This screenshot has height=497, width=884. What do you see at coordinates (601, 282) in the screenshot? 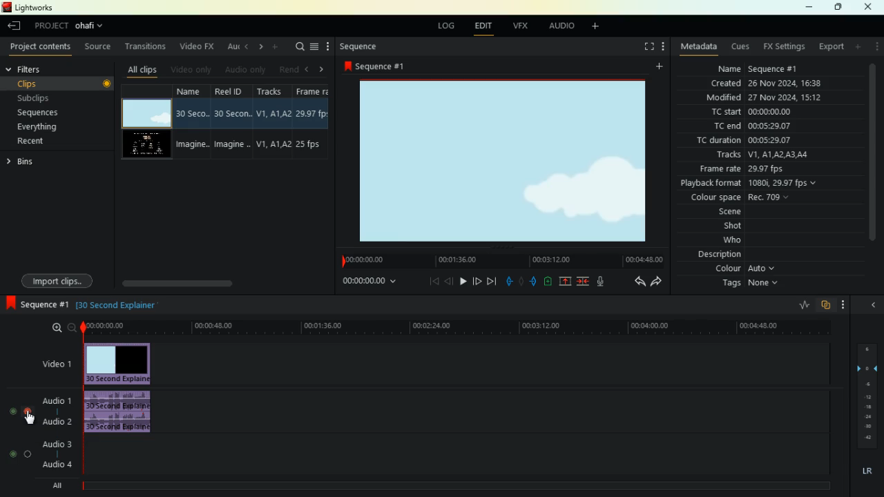
I see `mic` at bounding box center [601, 282].